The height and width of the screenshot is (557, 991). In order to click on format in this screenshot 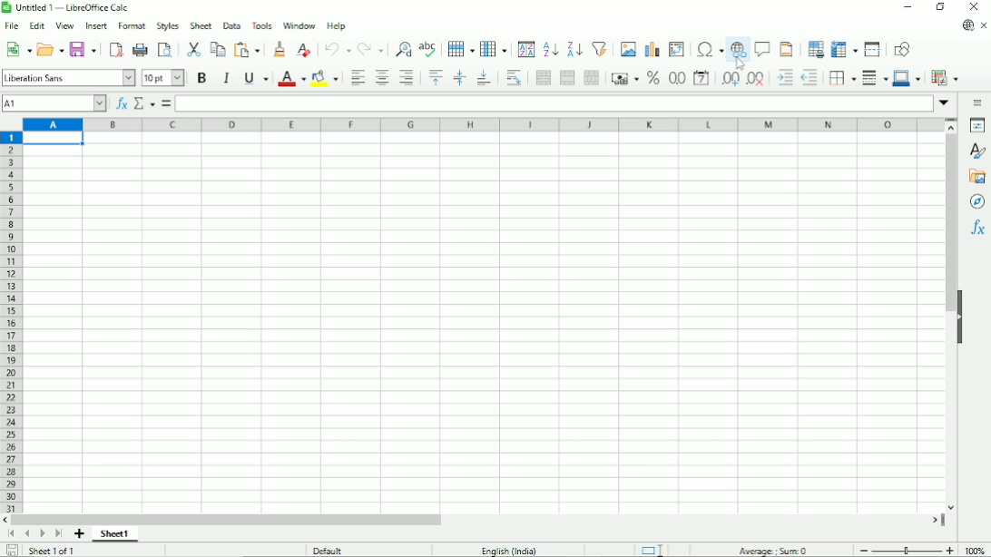, I will do `click(132, 24)`.